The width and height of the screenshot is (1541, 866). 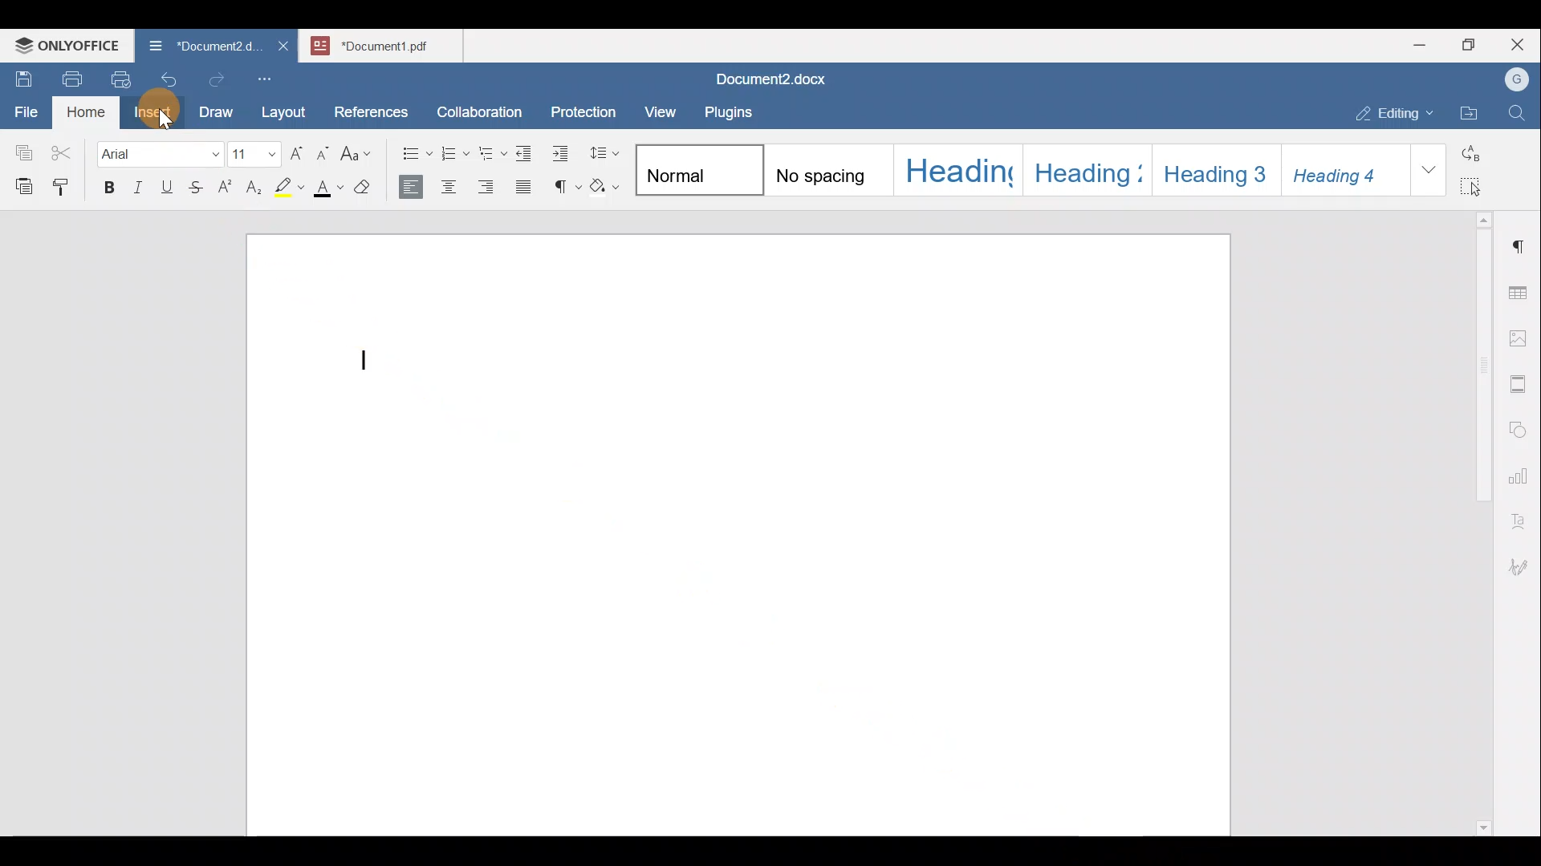 I want to click on Style 3, so click(x=958, y=171).